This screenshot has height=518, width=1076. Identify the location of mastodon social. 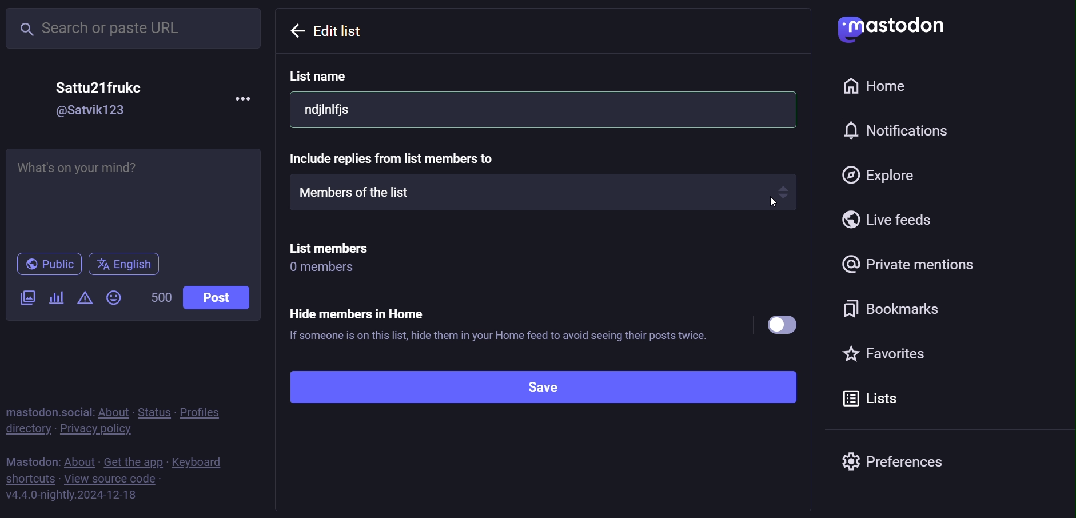
(49, 410).